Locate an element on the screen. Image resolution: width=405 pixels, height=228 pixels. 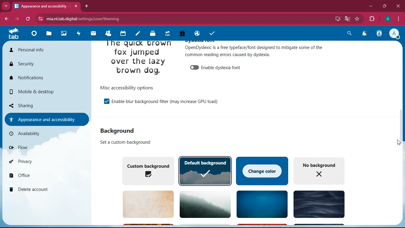
scroll bar is located at coordinates (399, 123).